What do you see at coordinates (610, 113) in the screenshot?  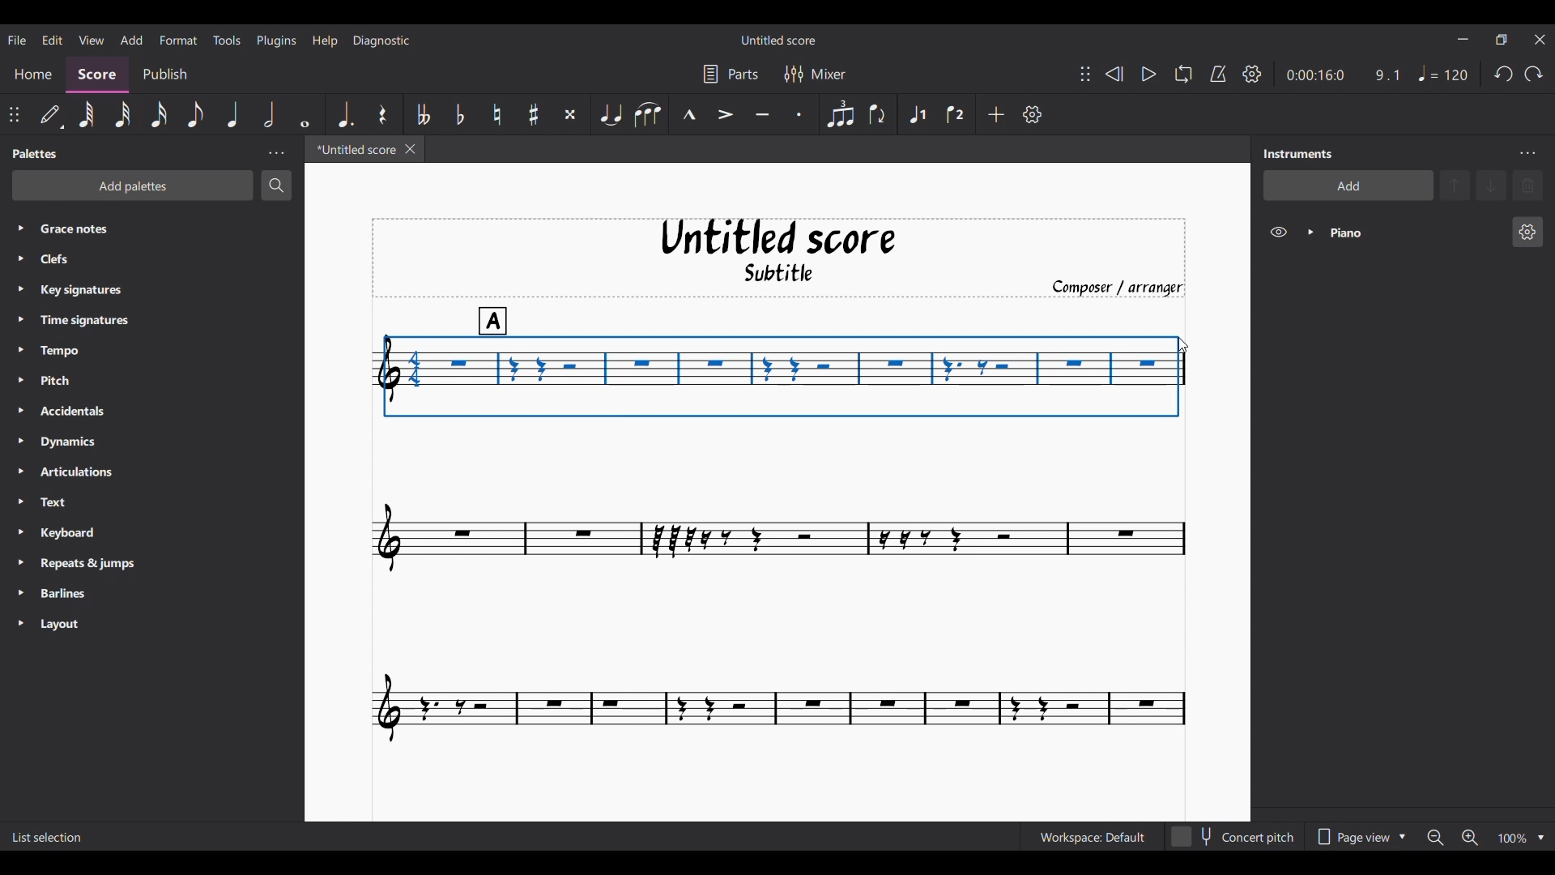 I see `Tie` at bounding box center [610, 113].